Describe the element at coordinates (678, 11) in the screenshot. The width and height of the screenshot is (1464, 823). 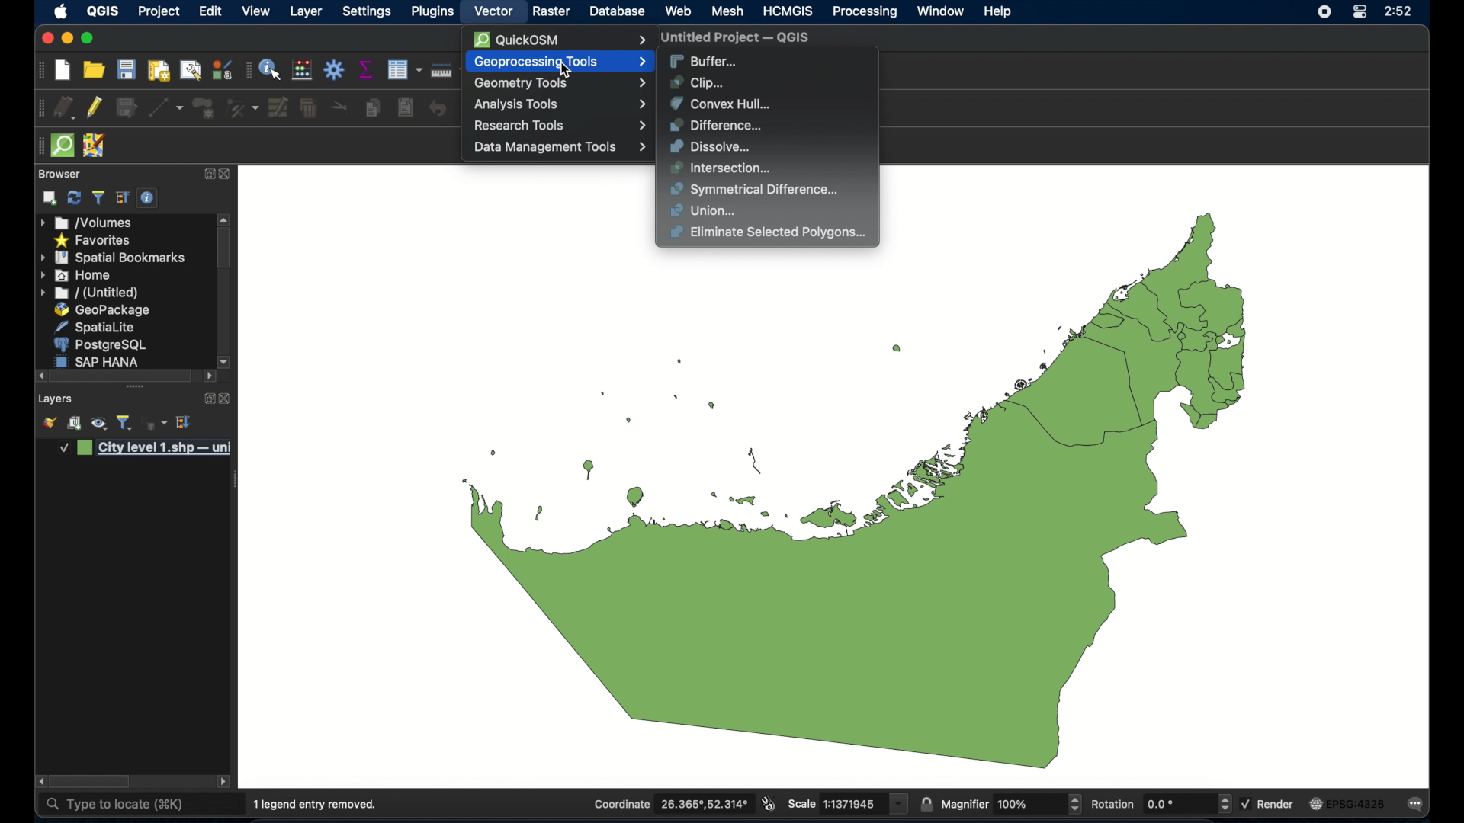
I see `web` at that location.